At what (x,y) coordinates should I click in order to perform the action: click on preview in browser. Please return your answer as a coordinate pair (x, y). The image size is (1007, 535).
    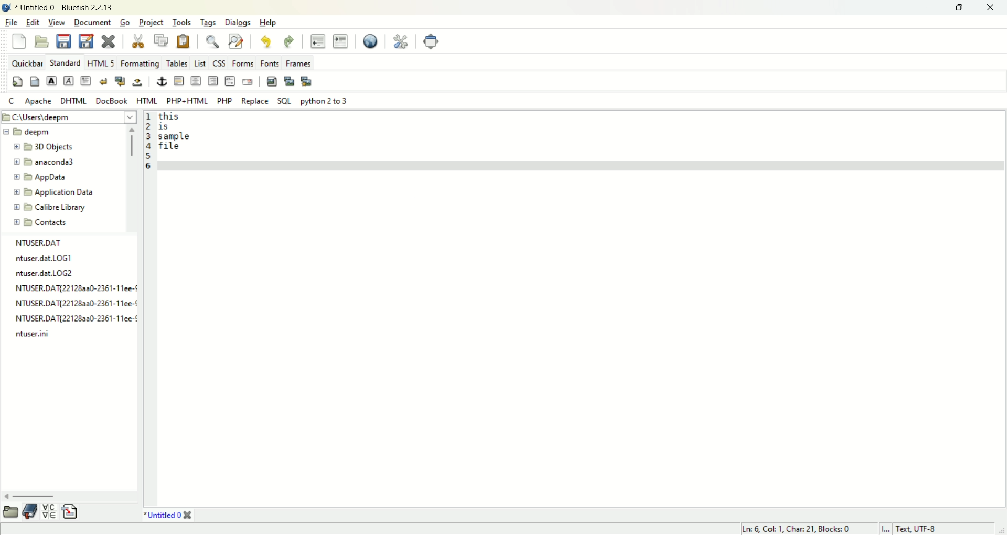
    Looking at the image, I should click on (374, 39).